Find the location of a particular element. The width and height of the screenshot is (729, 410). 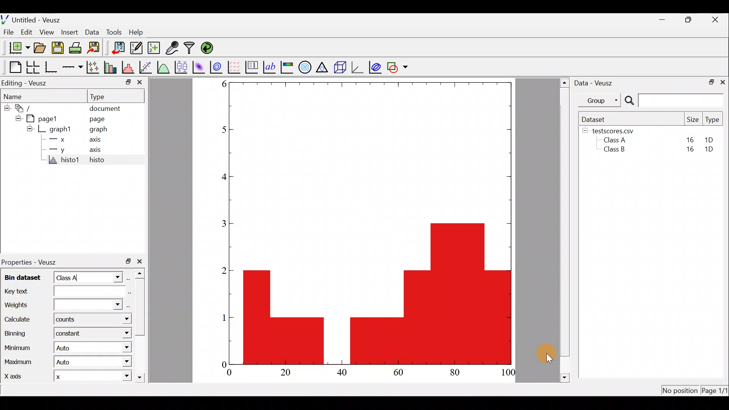

page1 is located at coordinates (39, 118).